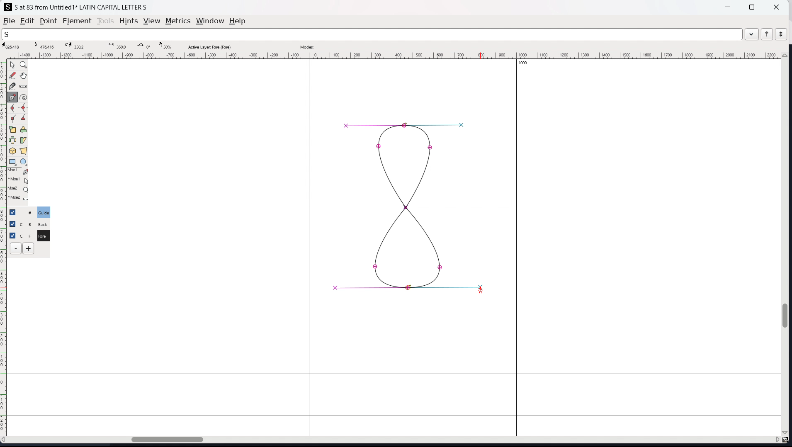 This screenshot has height=447, width=792. Describe the element at coordinates (15, 212) in the screenshot. I see `checkbox` at that location.